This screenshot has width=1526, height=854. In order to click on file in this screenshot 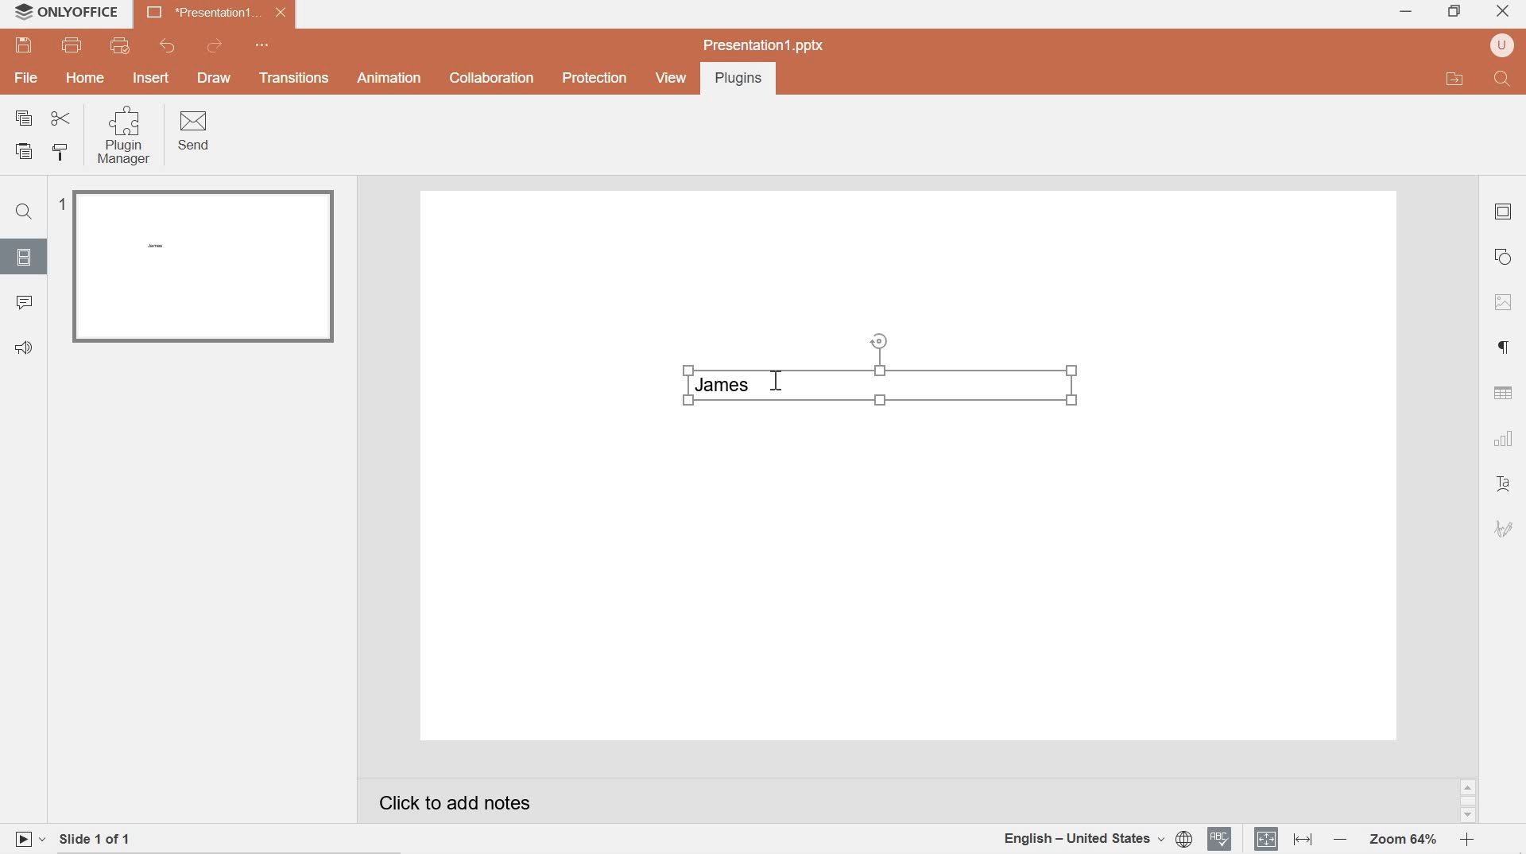, I will do `click(27, 80)`.